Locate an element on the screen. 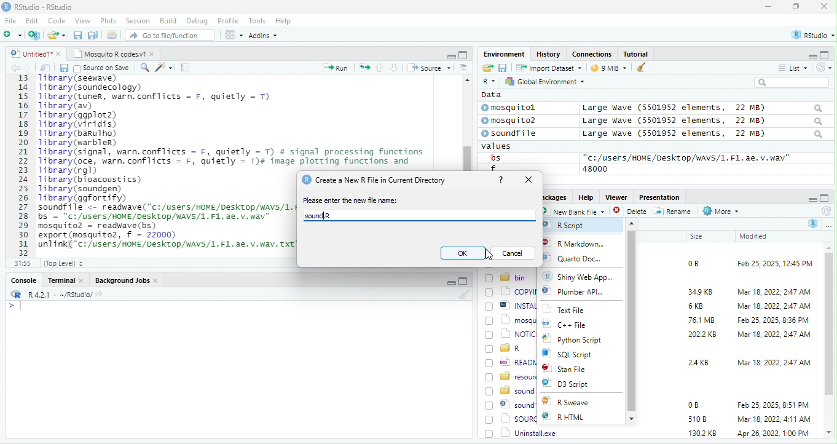 The width and height of the screenshot is (837, 444). new project is located at coordinates (35, 35).